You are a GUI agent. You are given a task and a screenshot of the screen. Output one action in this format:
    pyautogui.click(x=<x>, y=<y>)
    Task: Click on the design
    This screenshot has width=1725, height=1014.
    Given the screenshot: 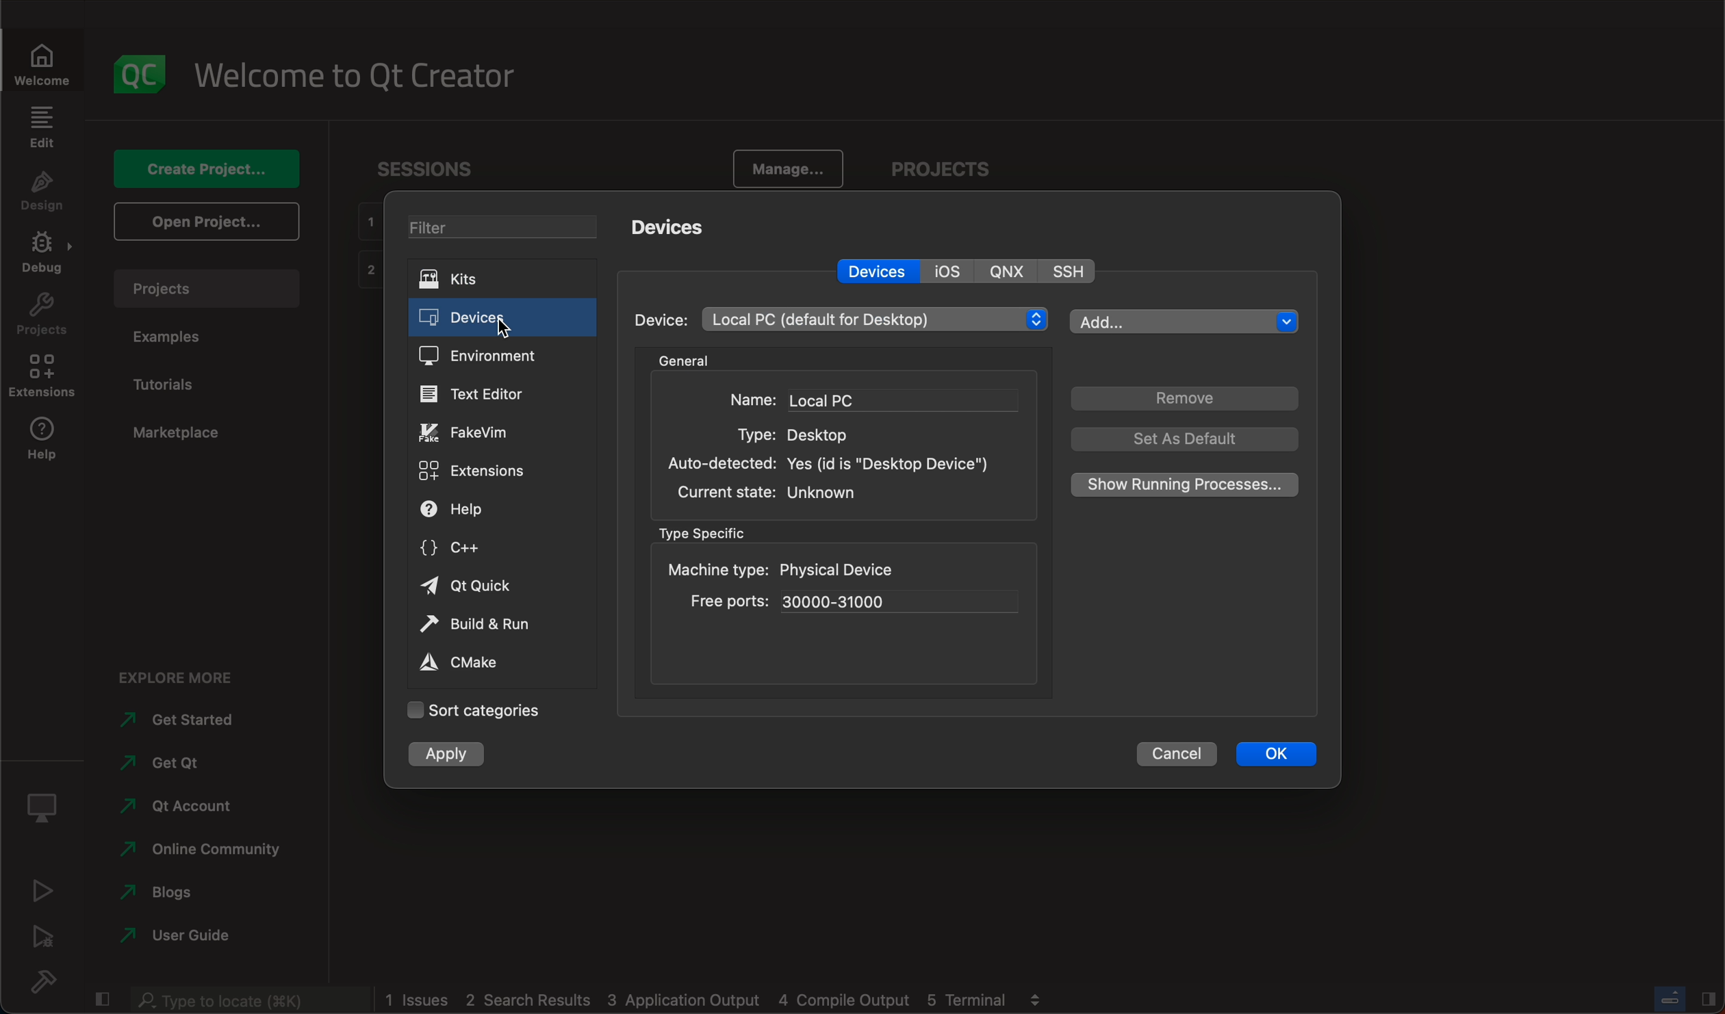 What is the action you would take?
    pyautogui.click(x=46, y=194)
    